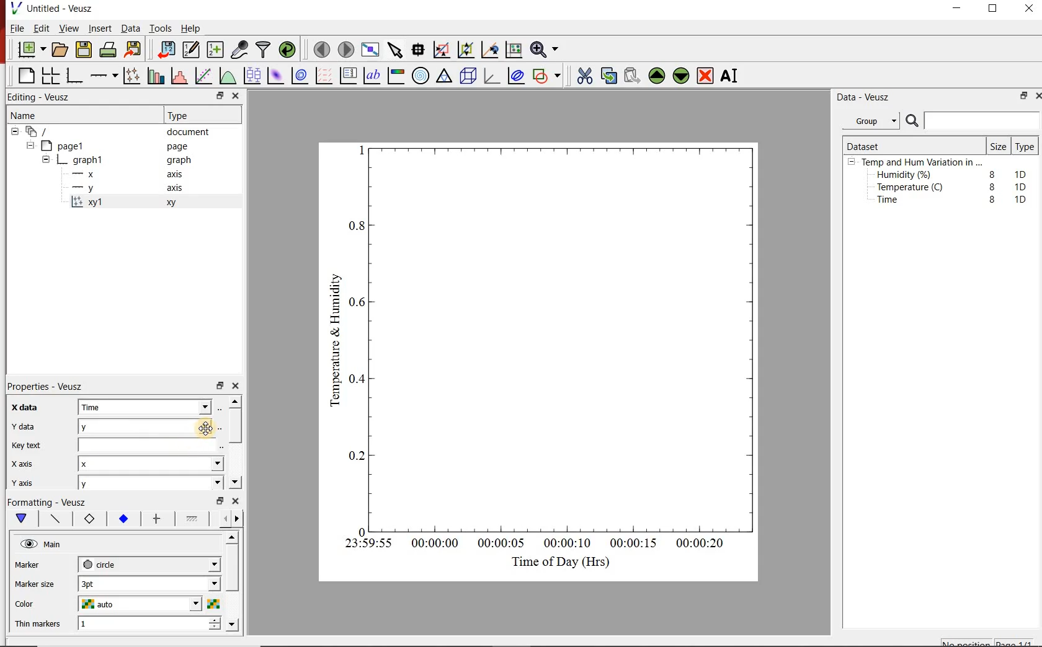 This screenshot has height=647, width=1042. Describe the element at coordinates (214, 604) in the screenshot. I see `Select color` at that location.